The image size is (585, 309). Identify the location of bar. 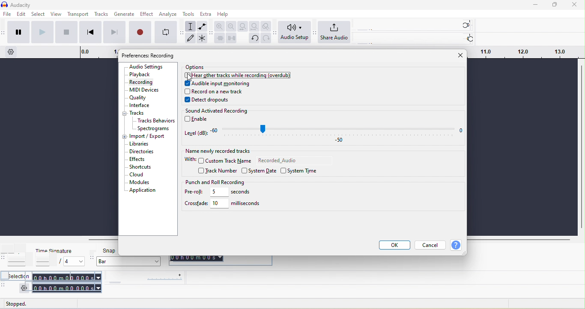
(131, 262).